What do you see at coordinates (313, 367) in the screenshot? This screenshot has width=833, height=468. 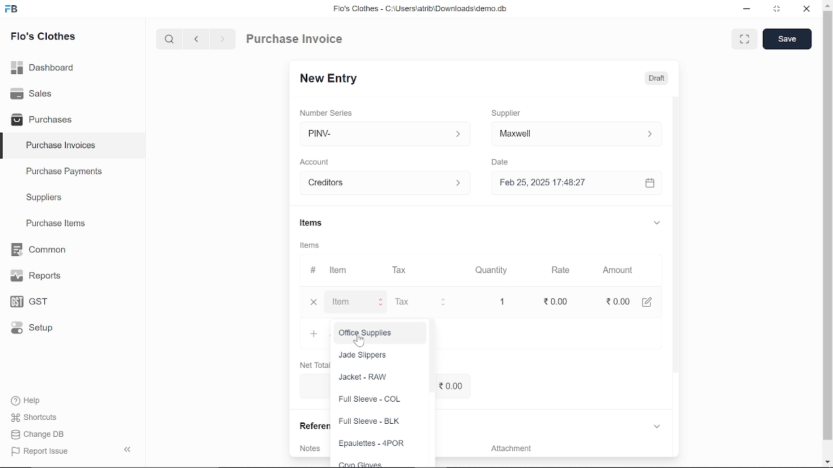 I see `Net Total` at bounding box center [313, 367].